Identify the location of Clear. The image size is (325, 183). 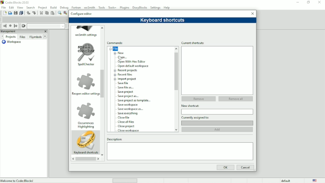
(24, 26).